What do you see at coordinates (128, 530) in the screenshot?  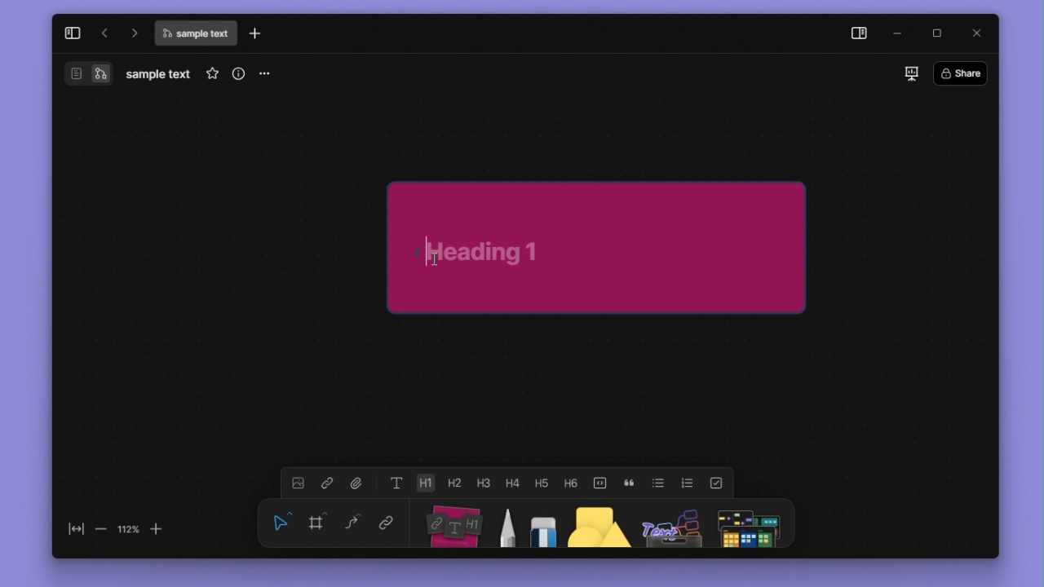 I see `112%` at bounding box center [128, 530].